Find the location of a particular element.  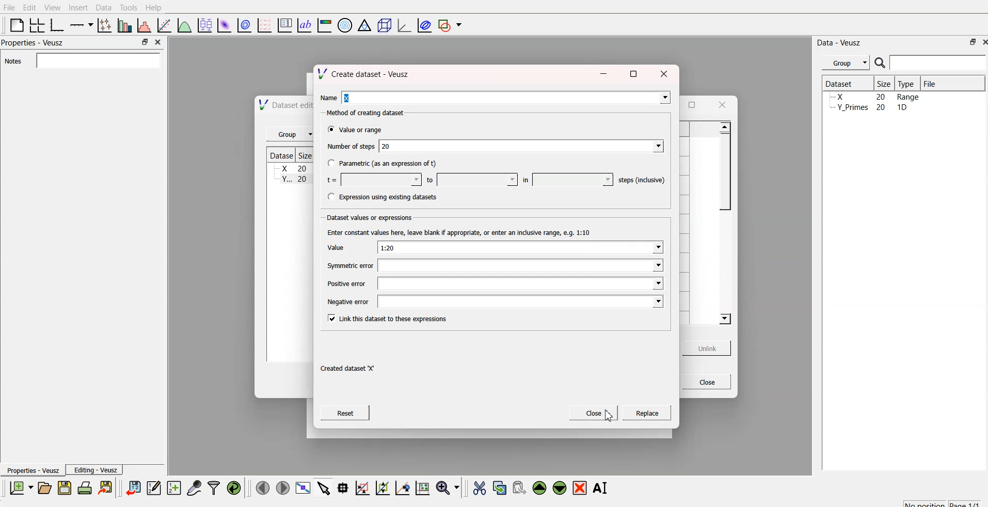

Reset | is located at coordinates (350, 413).